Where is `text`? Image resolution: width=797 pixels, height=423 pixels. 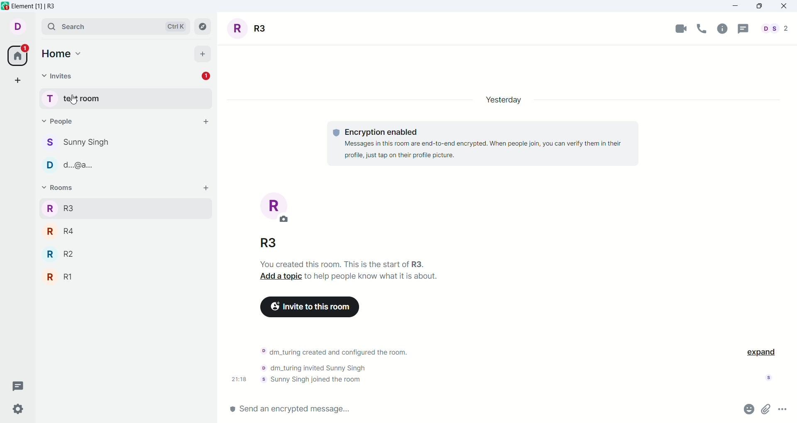 text is located at coordinates (337, 263).